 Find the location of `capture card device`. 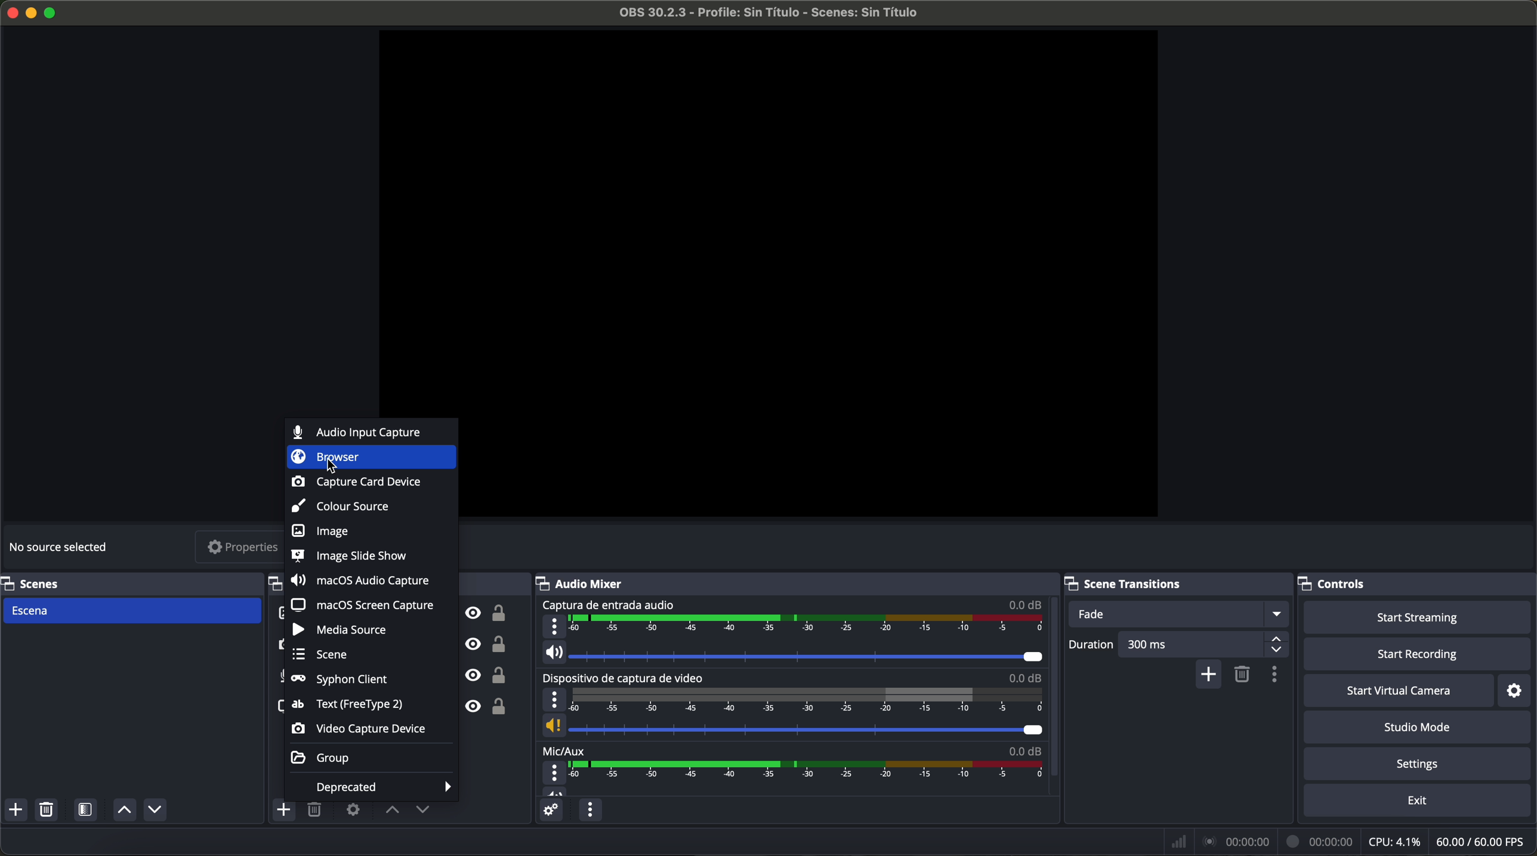

capture card device is located at coordinates (359, 484).